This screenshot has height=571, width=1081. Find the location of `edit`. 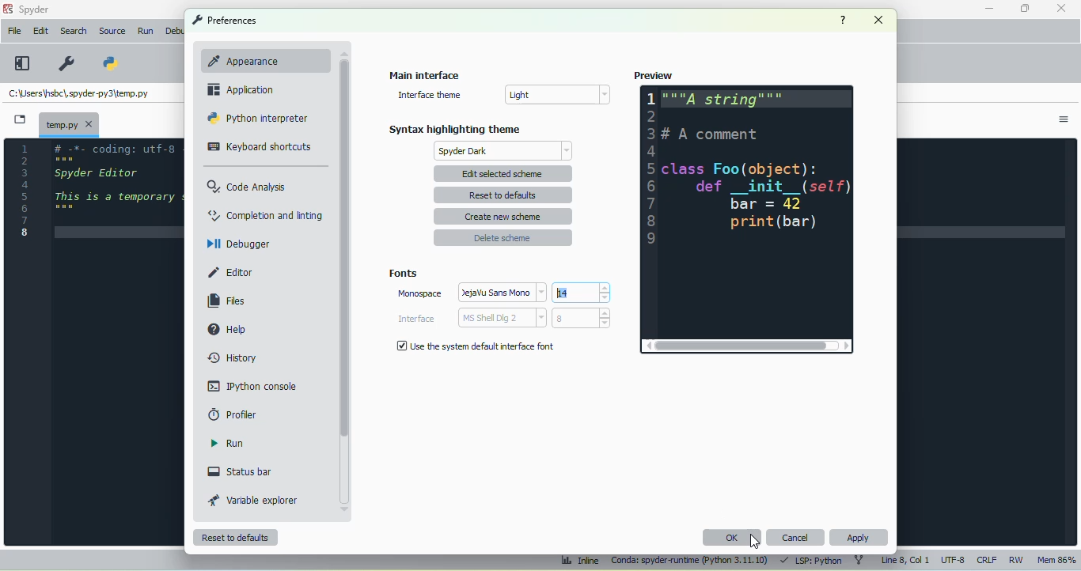

edit is located at coordinates (42, 31).